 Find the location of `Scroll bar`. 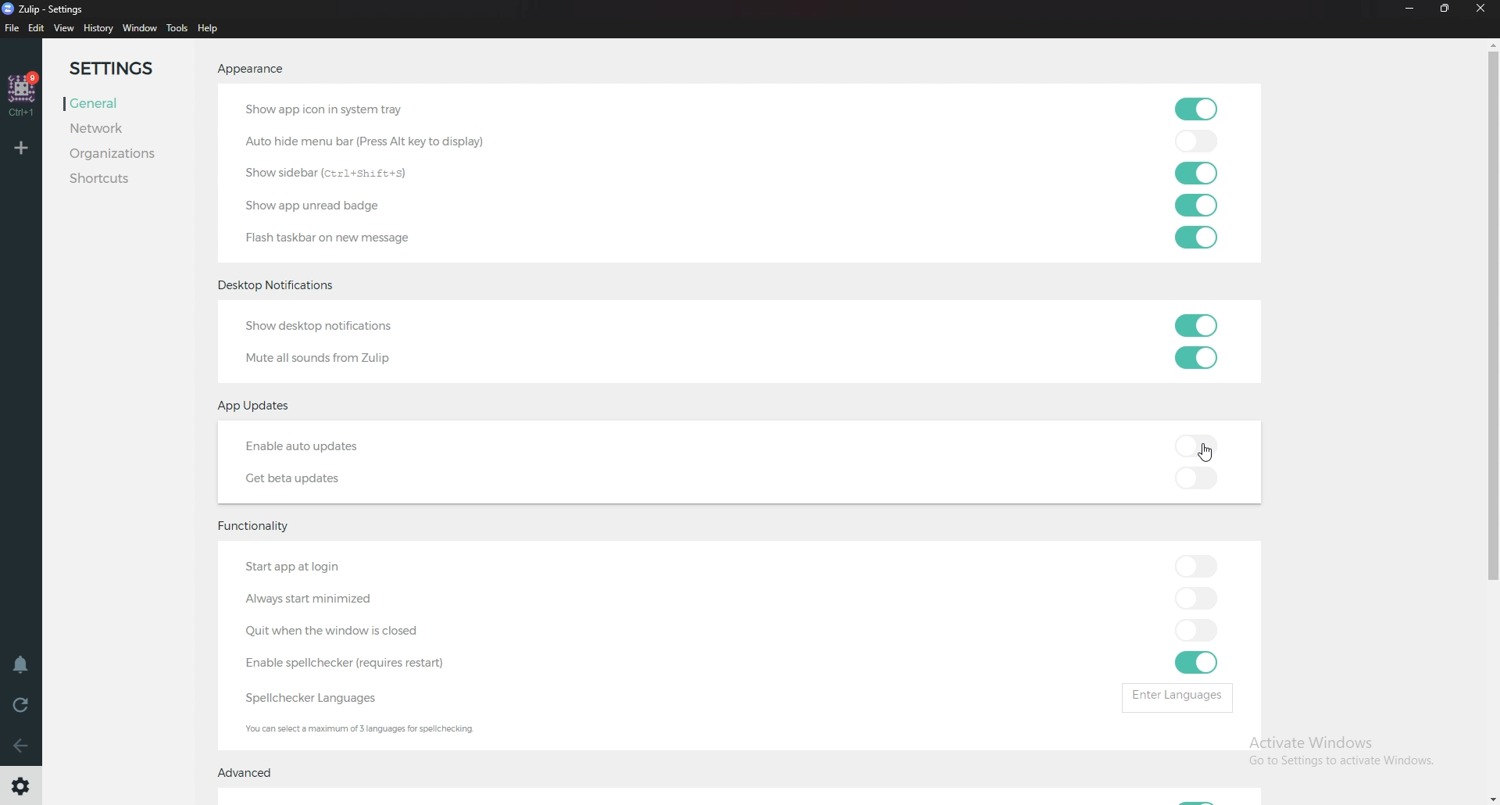

Scroll bar is located at coordinates (1490, 324).